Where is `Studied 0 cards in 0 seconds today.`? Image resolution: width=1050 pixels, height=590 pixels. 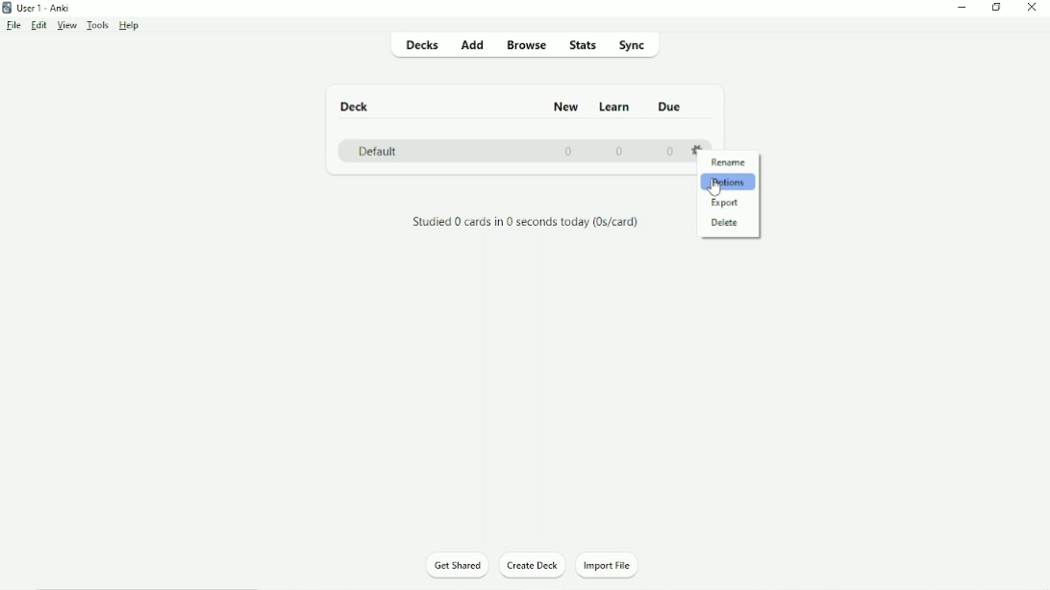 Studied 0 cards in 0 seconds today. is located at coordinates (525, 223).